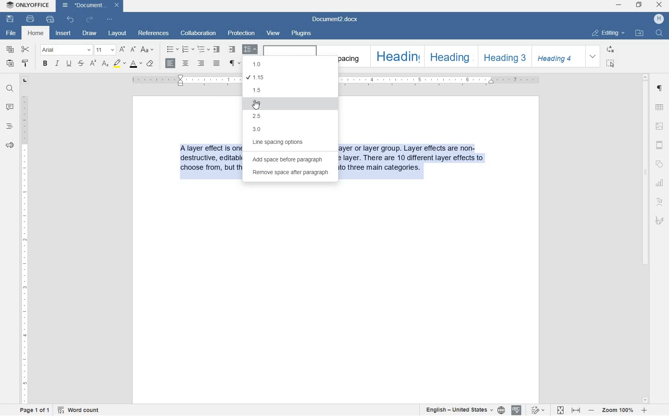 This screenshot has height=416, width=669. Describe the element at coordinates (57, 64) in the screenshot. I see `italic` at that location.